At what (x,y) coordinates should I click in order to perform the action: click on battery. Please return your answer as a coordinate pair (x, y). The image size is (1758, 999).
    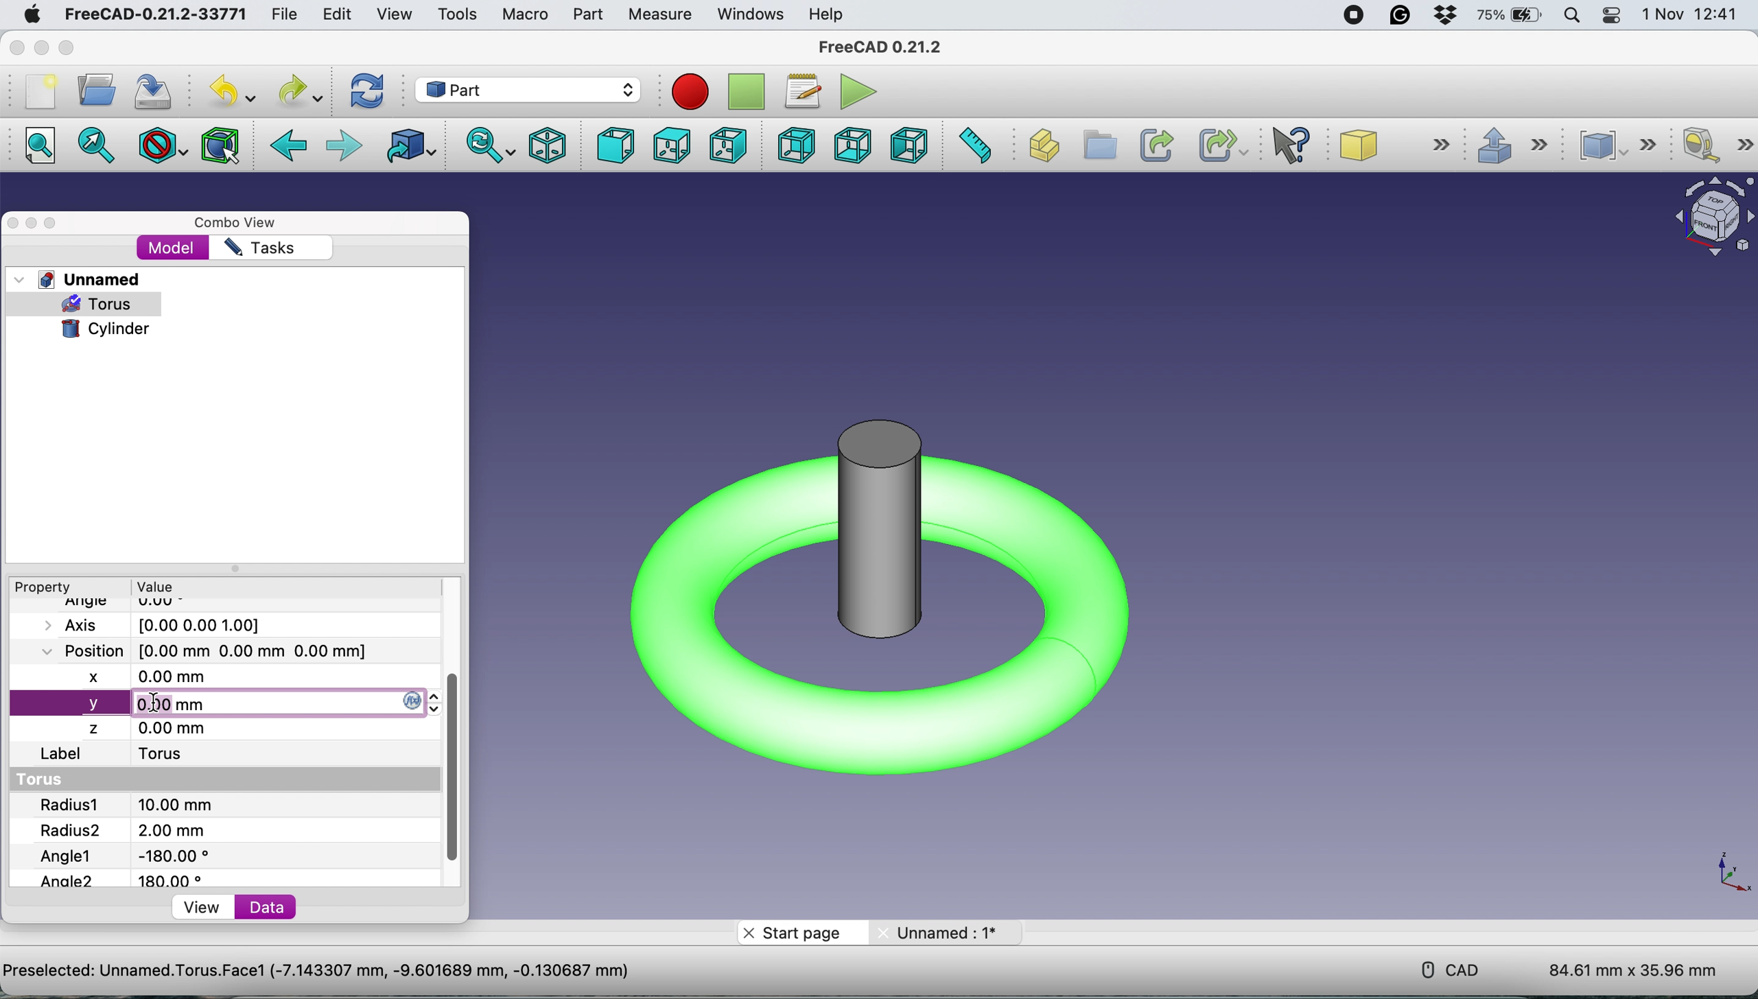
    Looking at the image, I should click on (1510, 15).